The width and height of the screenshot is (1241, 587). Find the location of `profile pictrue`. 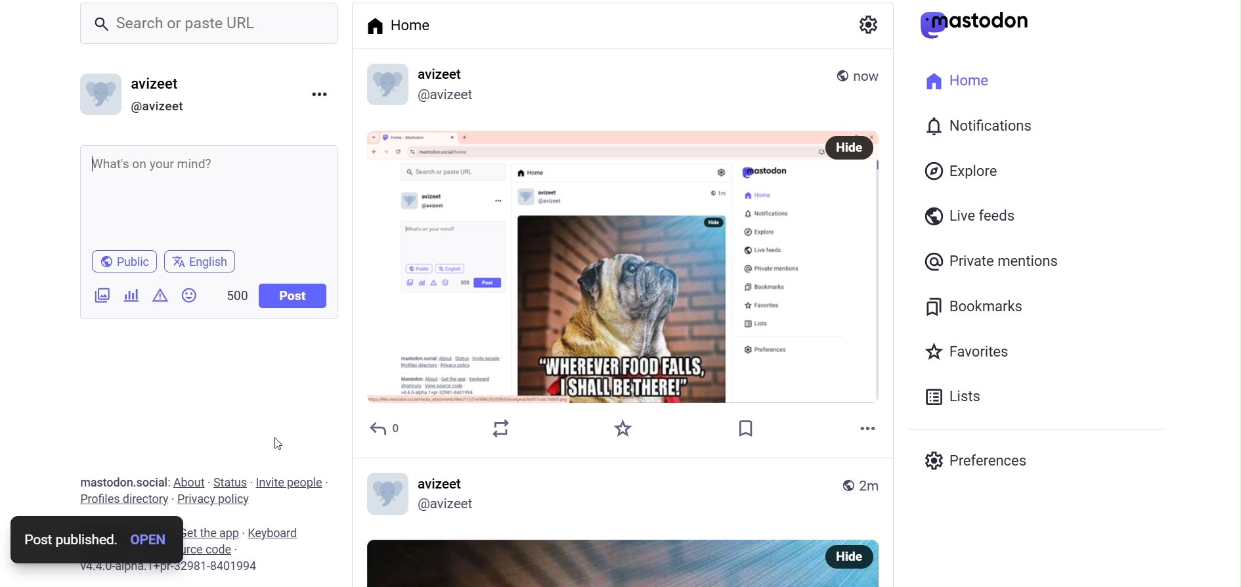

profile pictrue is located at coordinates (386, 83).